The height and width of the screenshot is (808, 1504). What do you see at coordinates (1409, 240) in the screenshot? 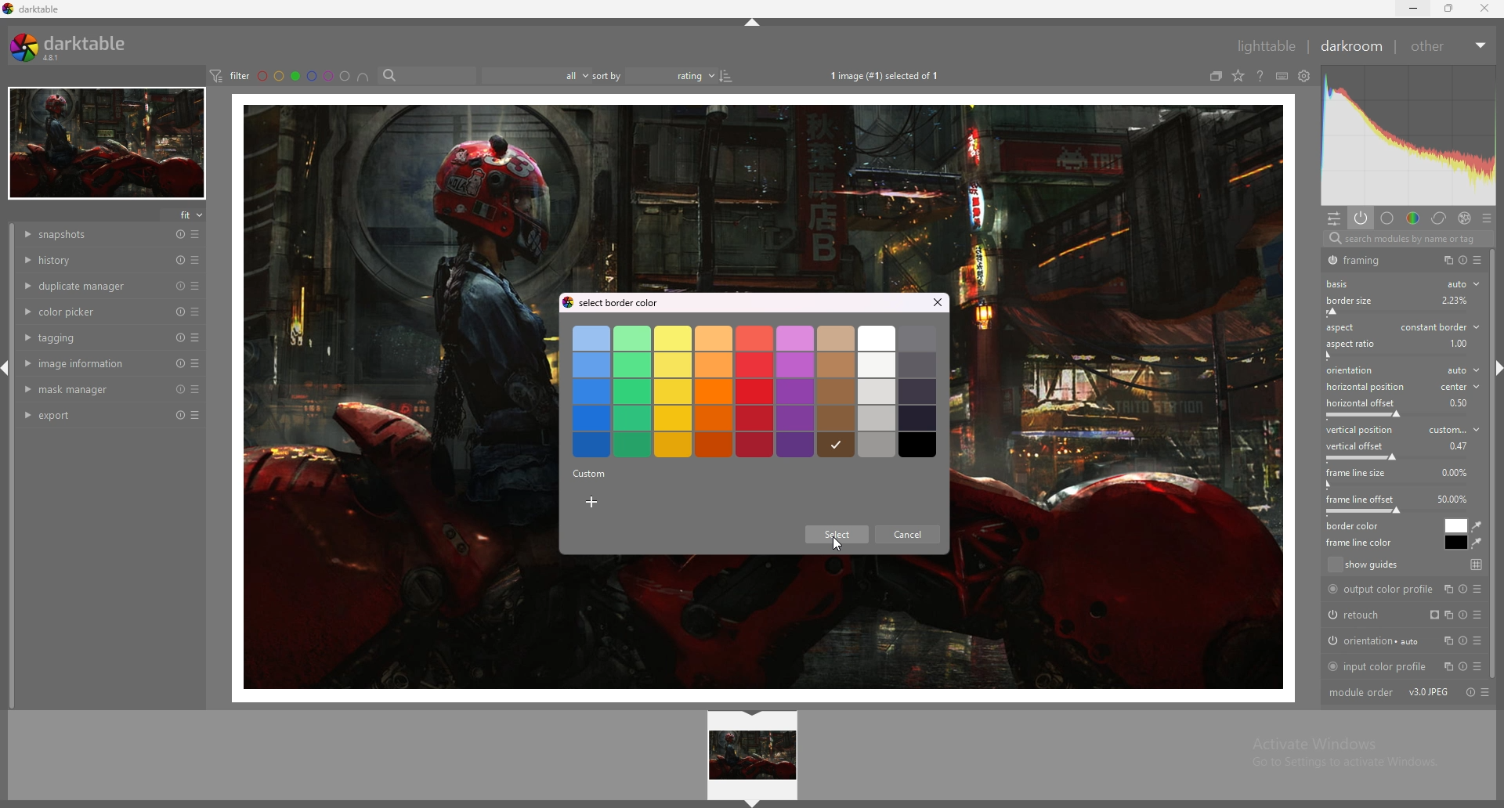
I see `search modules` at bounding box center [1409, 240].